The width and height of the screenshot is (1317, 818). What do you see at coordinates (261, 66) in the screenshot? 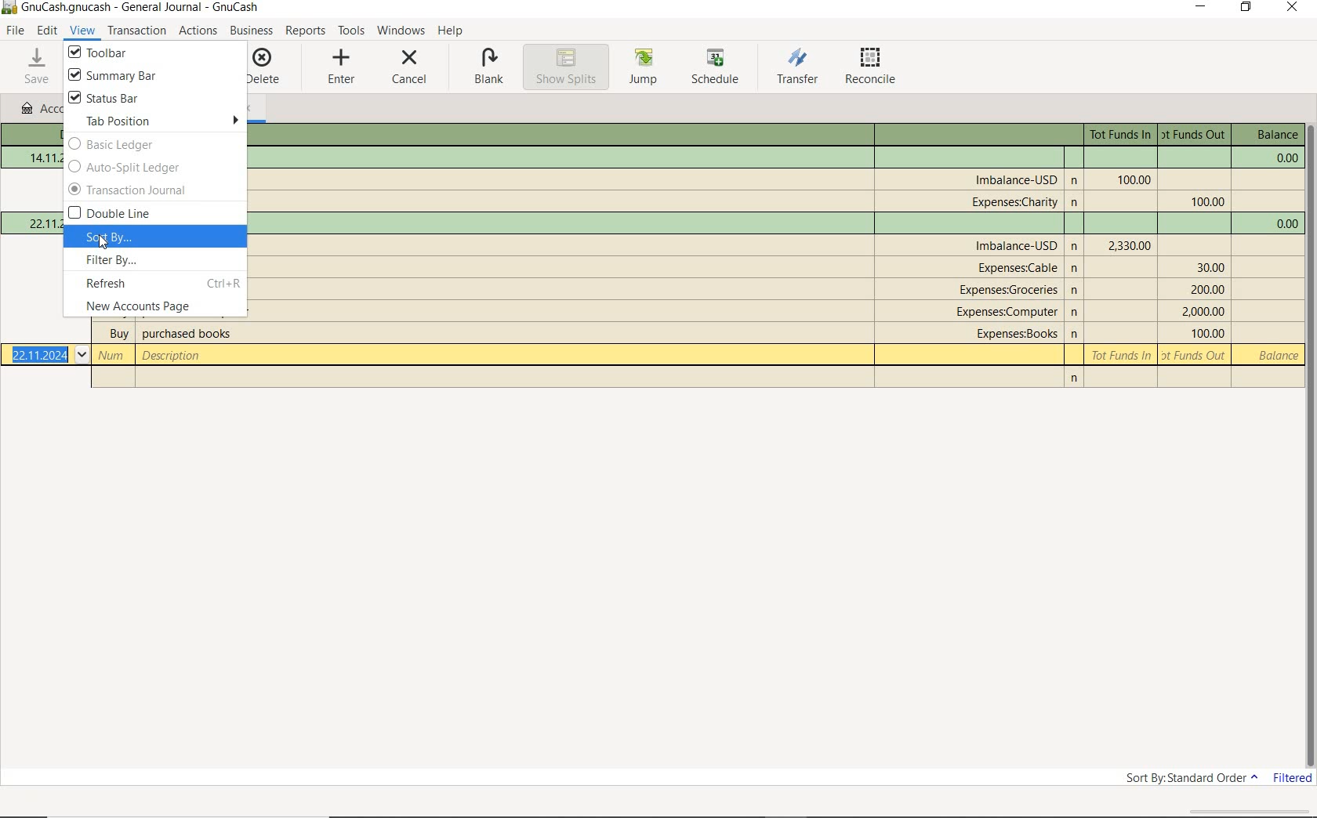
I see `DELETE` at bounding box center [261, 66].